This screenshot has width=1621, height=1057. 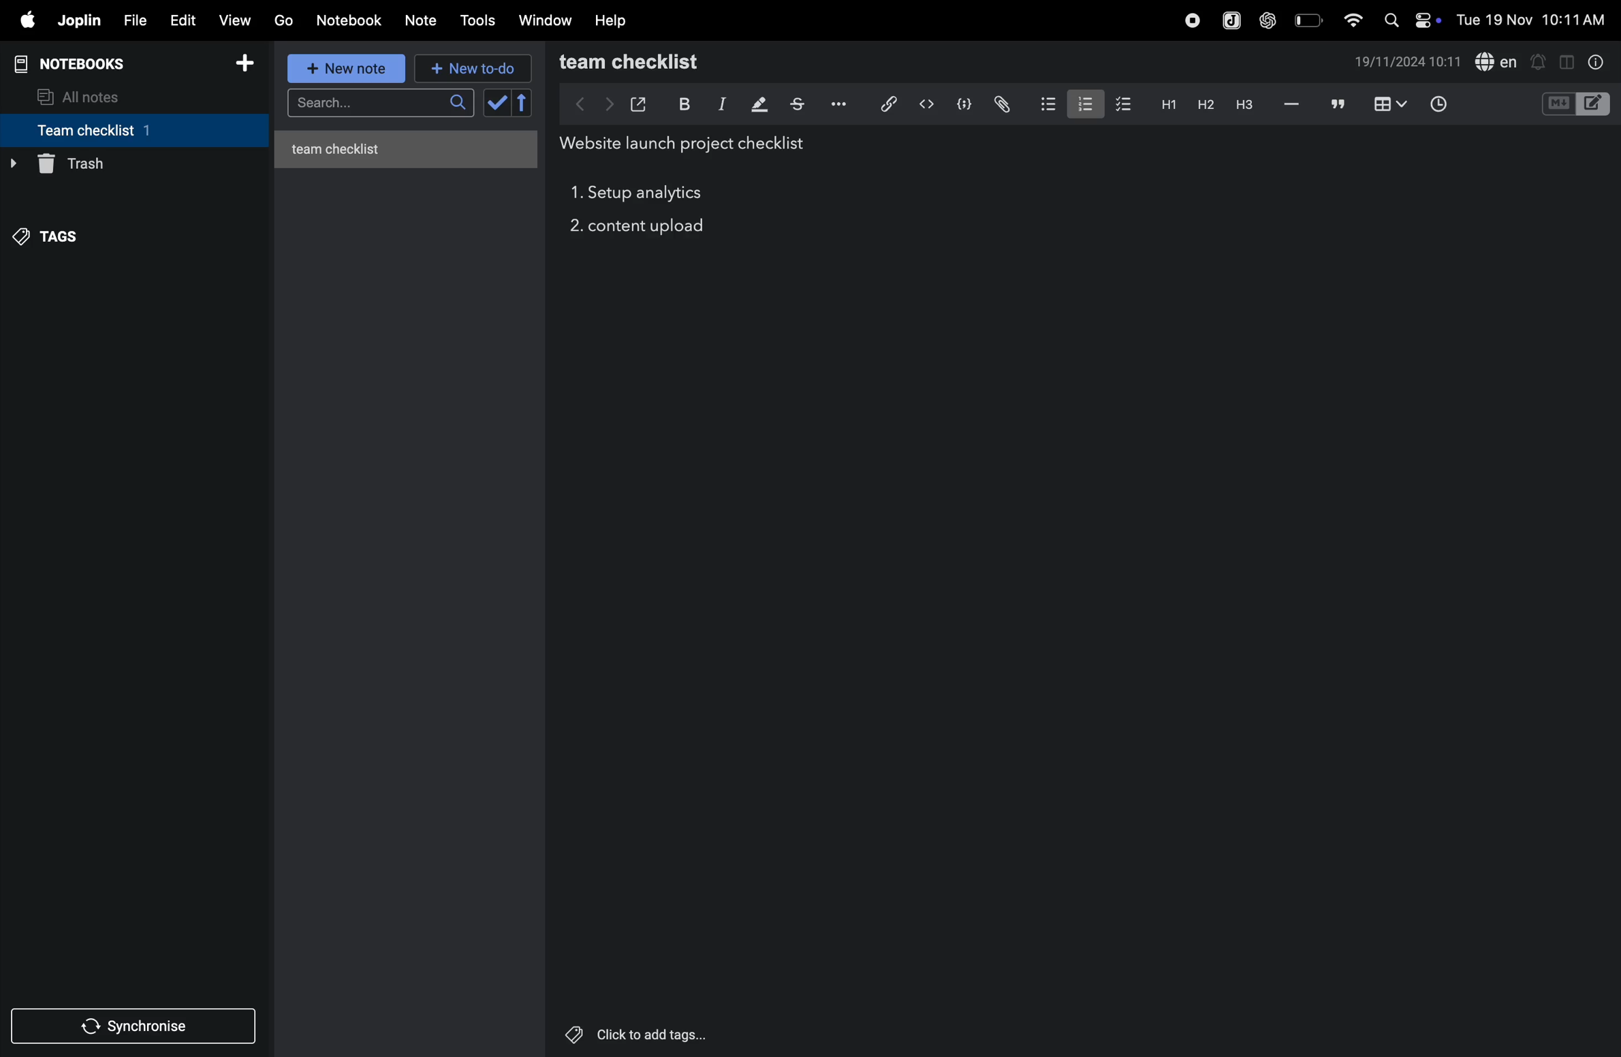 What do you see at coordinates (926, 104) in the screenshot?
I see `inline code` at bounding box center [926, 104].